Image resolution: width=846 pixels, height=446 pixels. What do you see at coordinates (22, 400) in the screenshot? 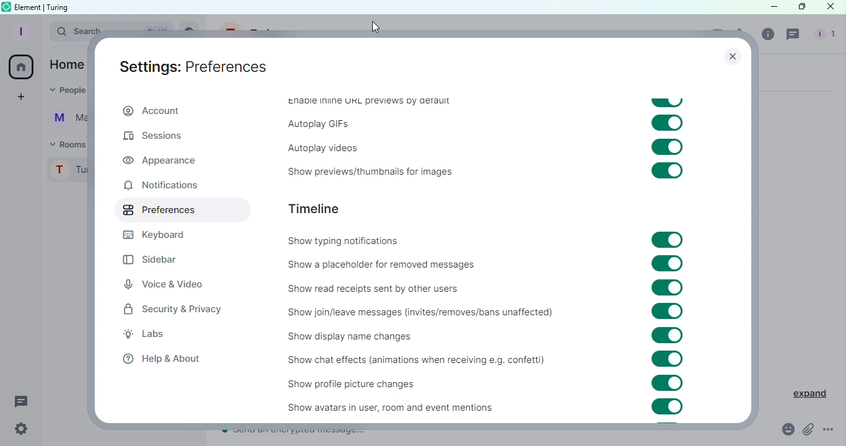
I see `Threads` at bounding box center [22, 400].